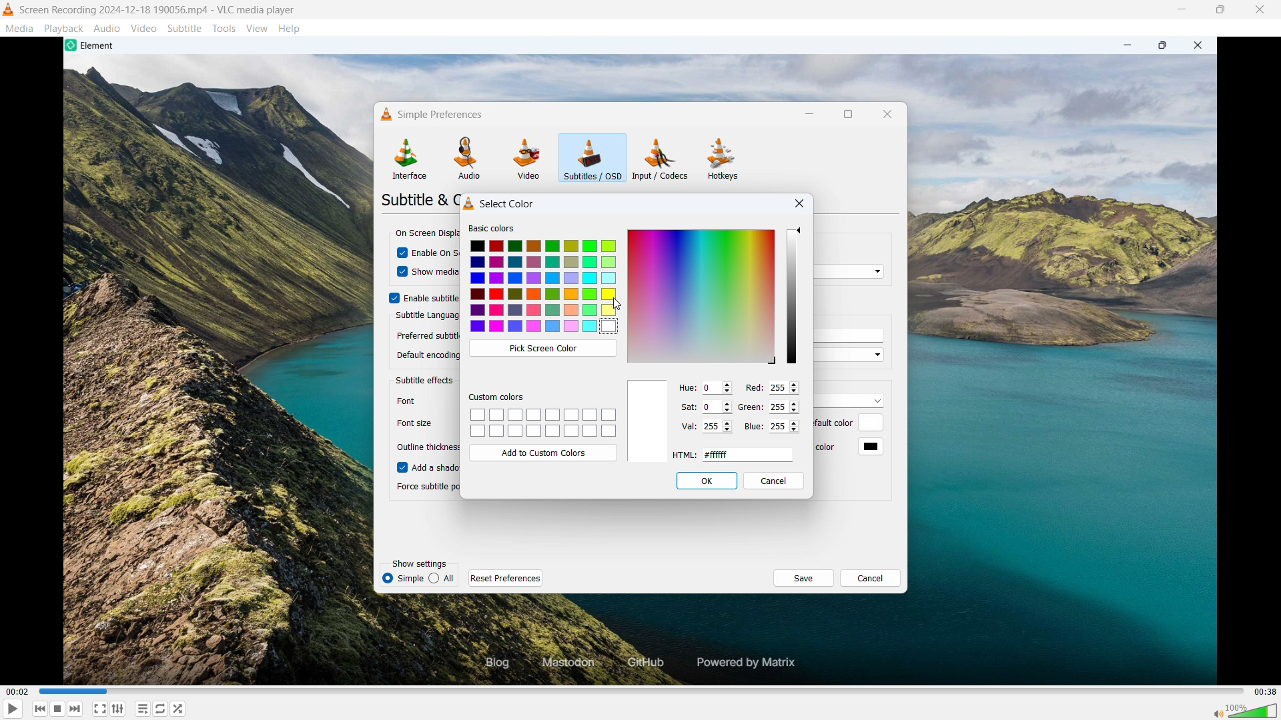 This screenshot has height=720, width=1281. Describe the element at coordinates (644, 691) in the screenshot. I see `Time bar ` at that location.